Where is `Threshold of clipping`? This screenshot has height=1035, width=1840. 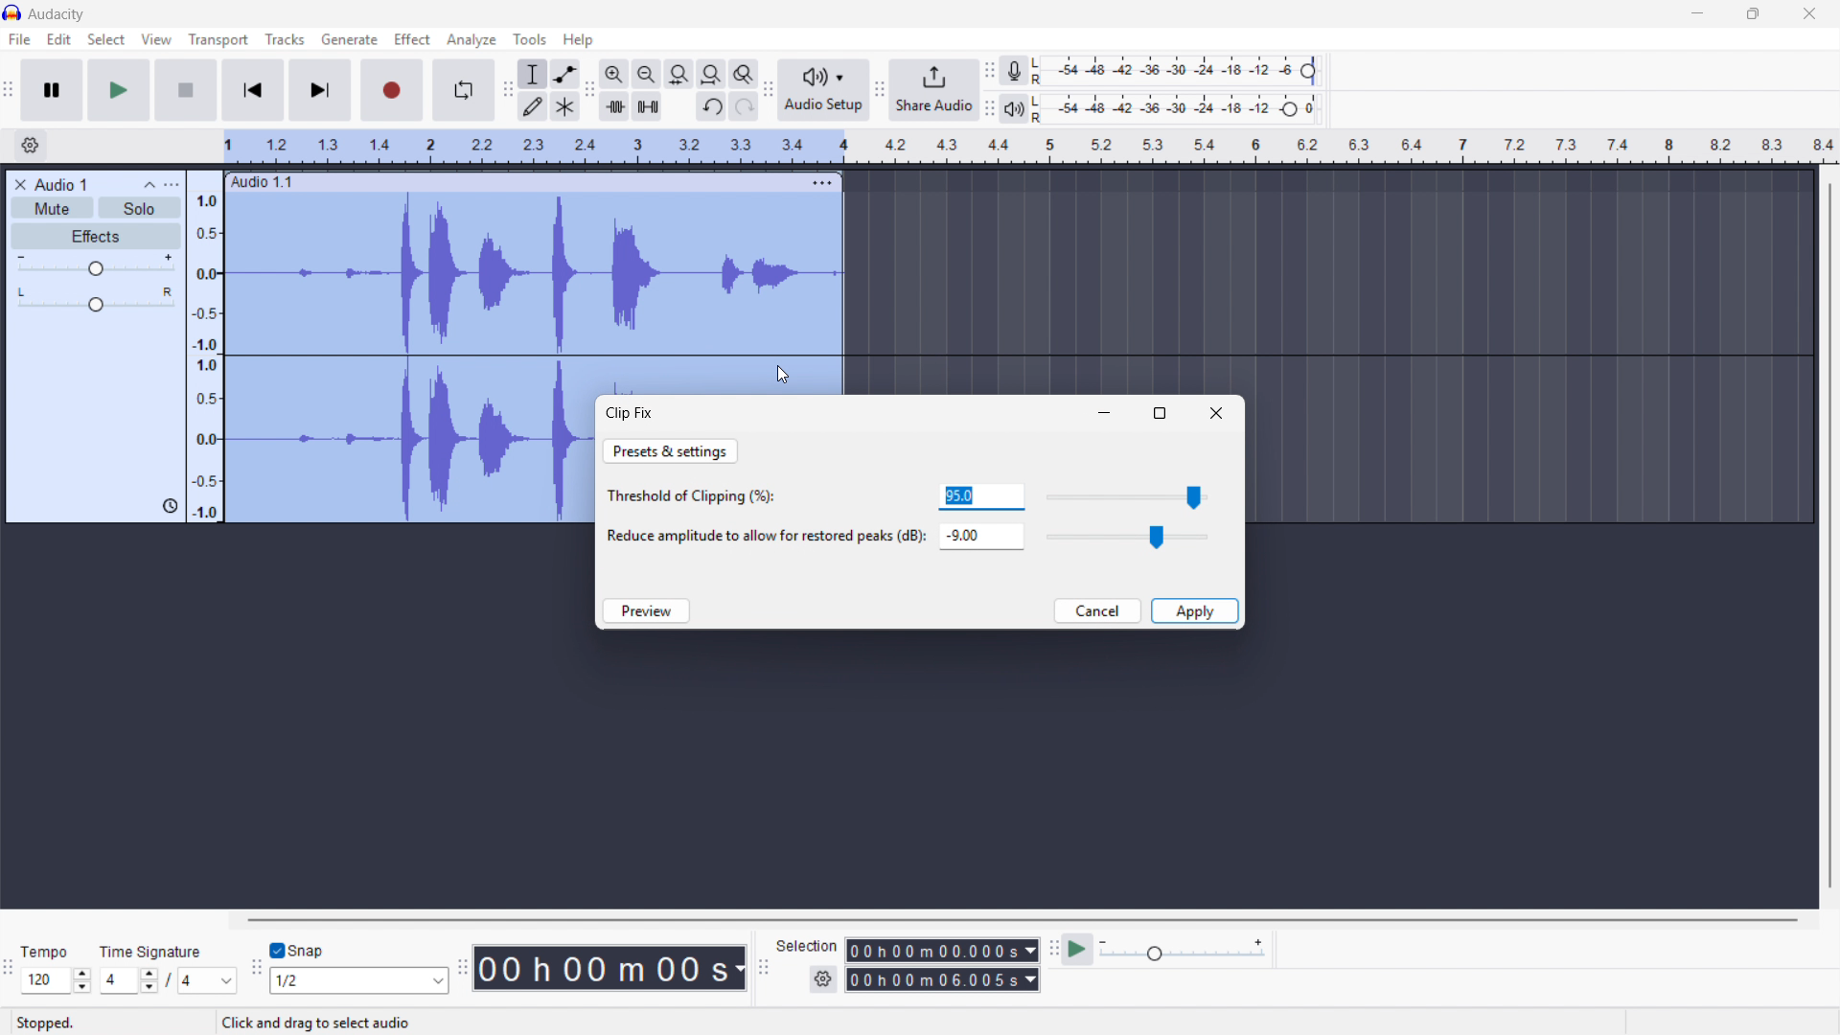 Threshold of clipping is located at coordinates (982, 496).